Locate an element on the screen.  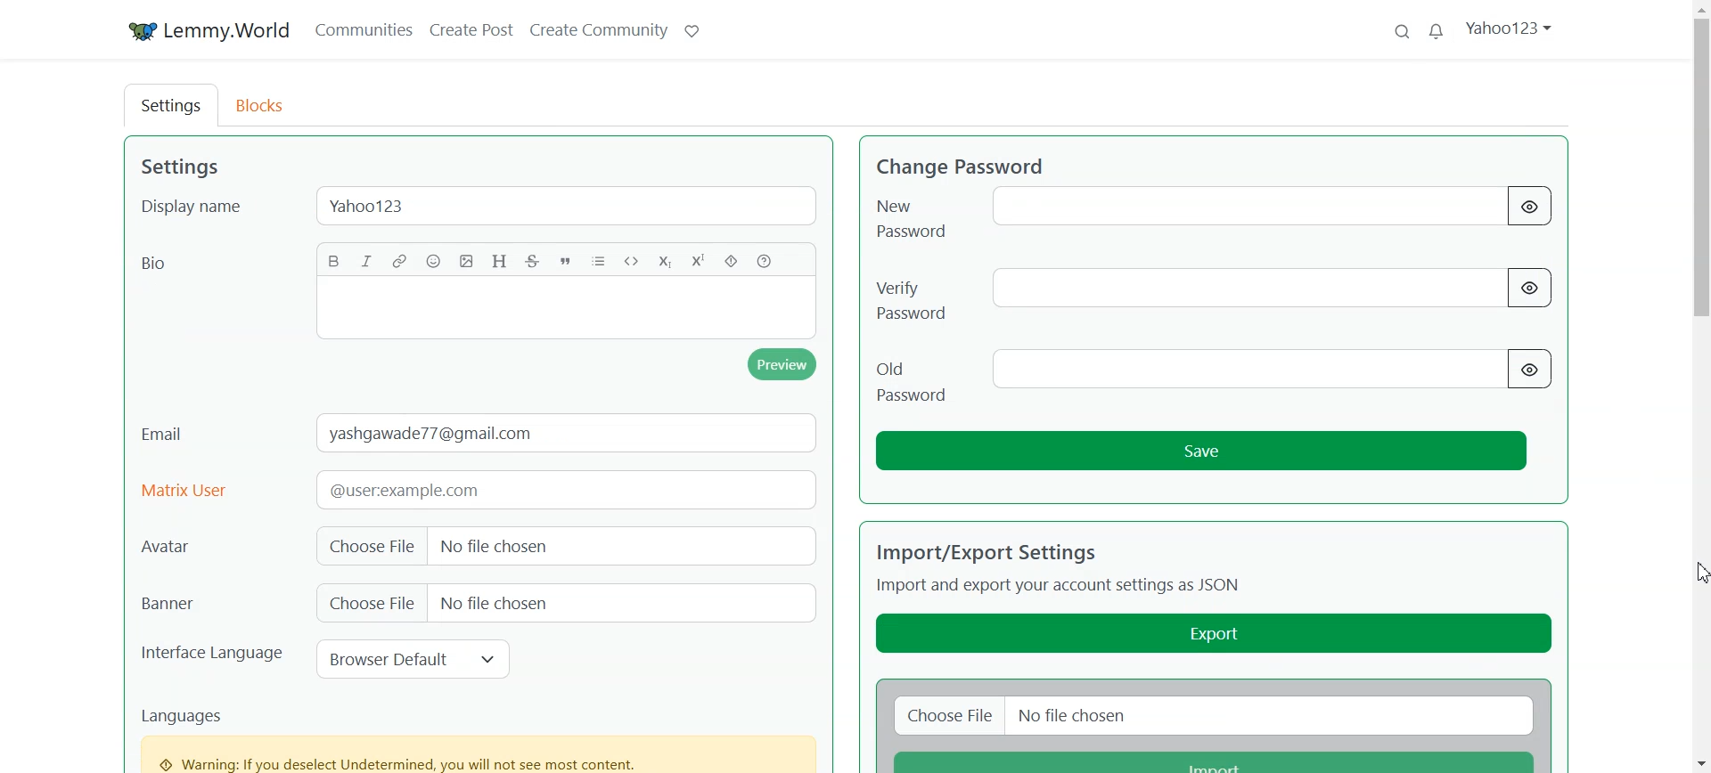
Languages Warning: If you deselect undetermined, you will not see most content. is located at coordinates (480, 736).